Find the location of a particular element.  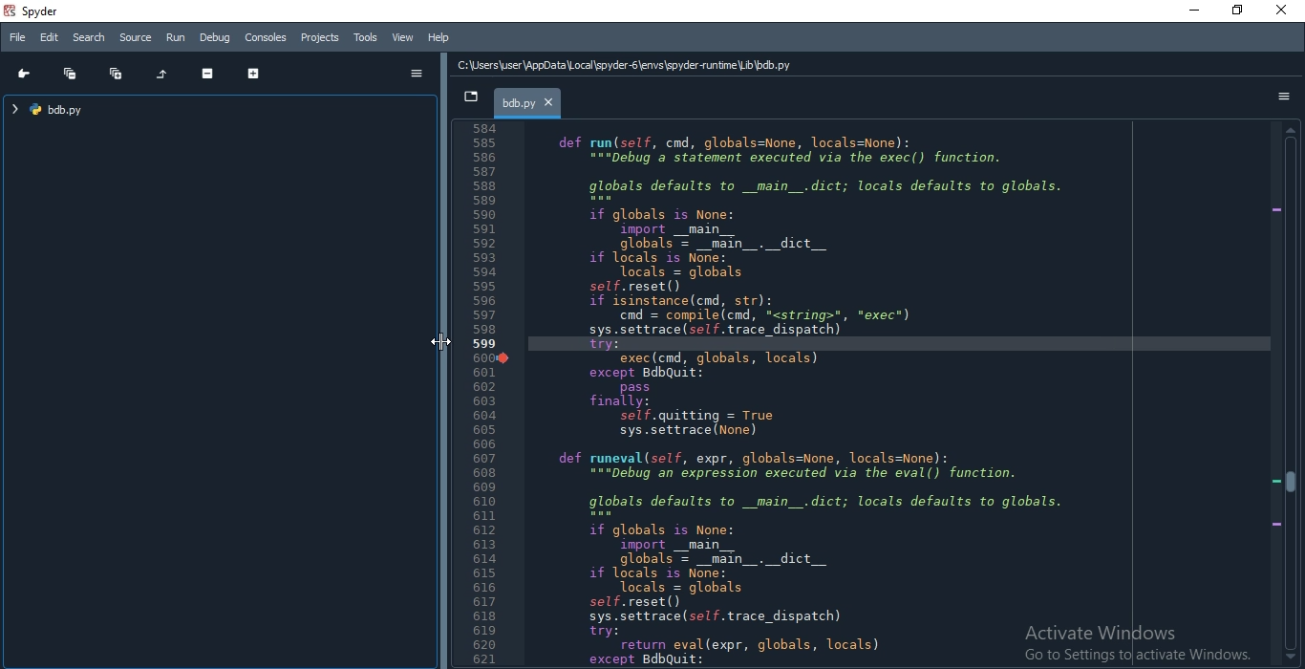

Help is located at coordinates (438, 38).